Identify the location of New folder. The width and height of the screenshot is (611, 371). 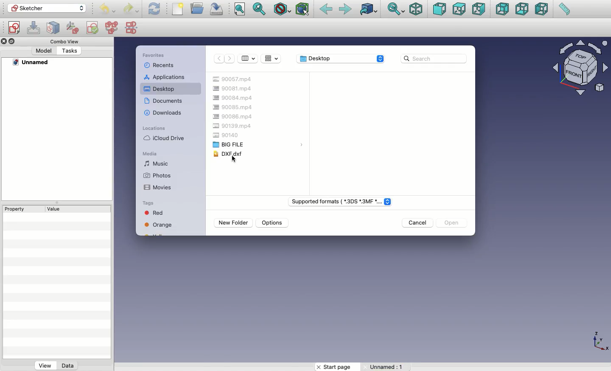
(235, 223).